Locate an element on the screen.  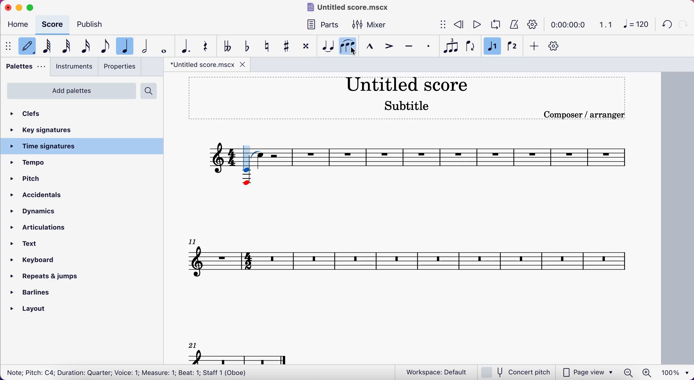
accidentals is located at coordinates (38, 196).